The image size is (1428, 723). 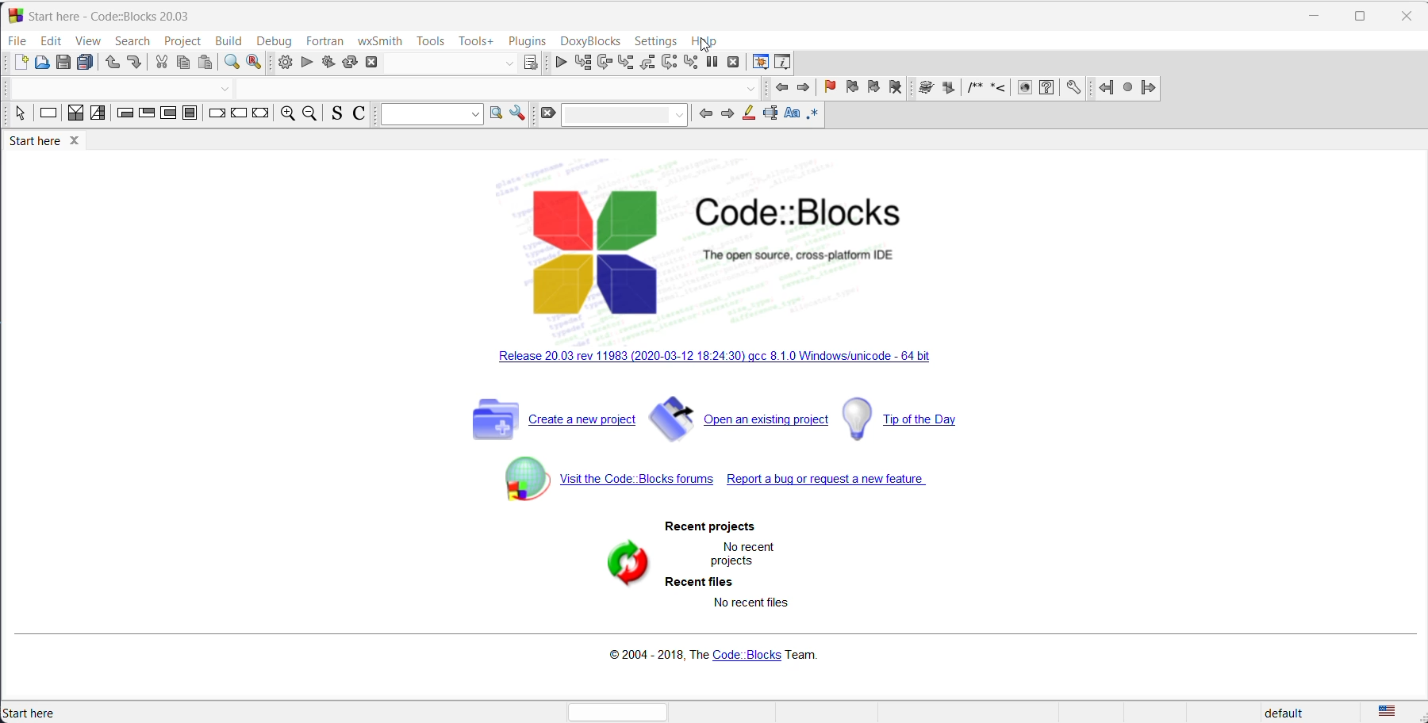 I want to click on ©2004 - 2018, The Code: Blocks Team., so click(x=709, y=655).